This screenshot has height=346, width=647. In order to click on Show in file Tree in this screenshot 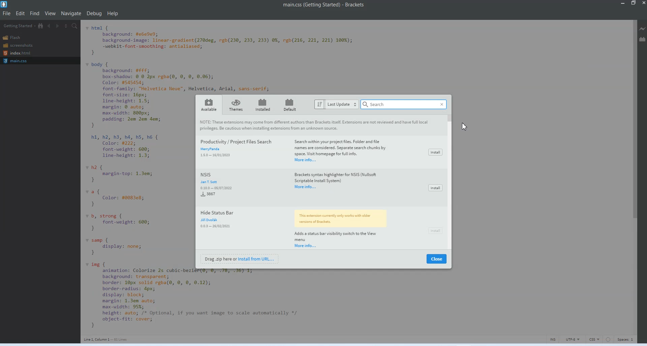, I will do `click(41, 26)`.